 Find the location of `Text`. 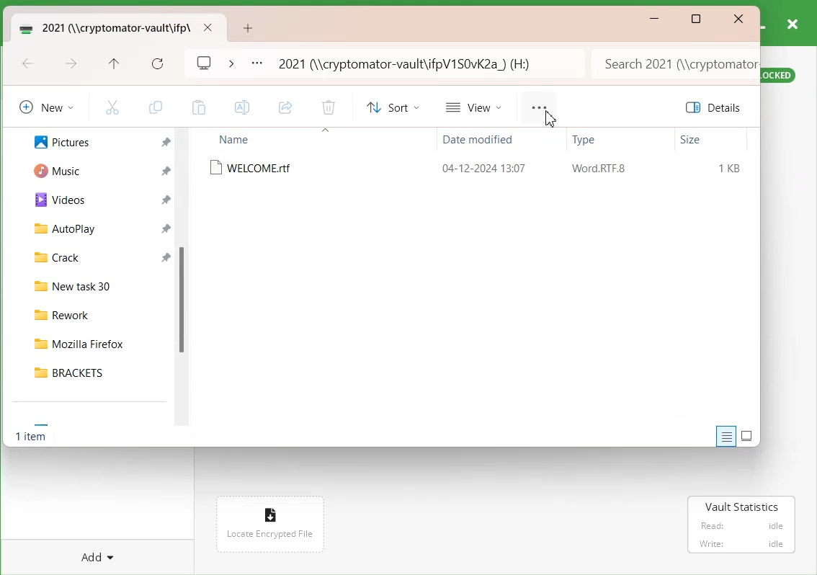

Text is located at coordinates (33, 438).